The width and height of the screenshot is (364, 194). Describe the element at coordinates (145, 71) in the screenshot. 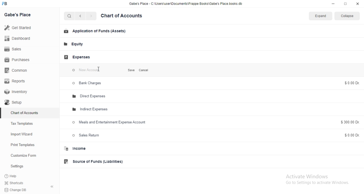

I see `Cancel` at that location.